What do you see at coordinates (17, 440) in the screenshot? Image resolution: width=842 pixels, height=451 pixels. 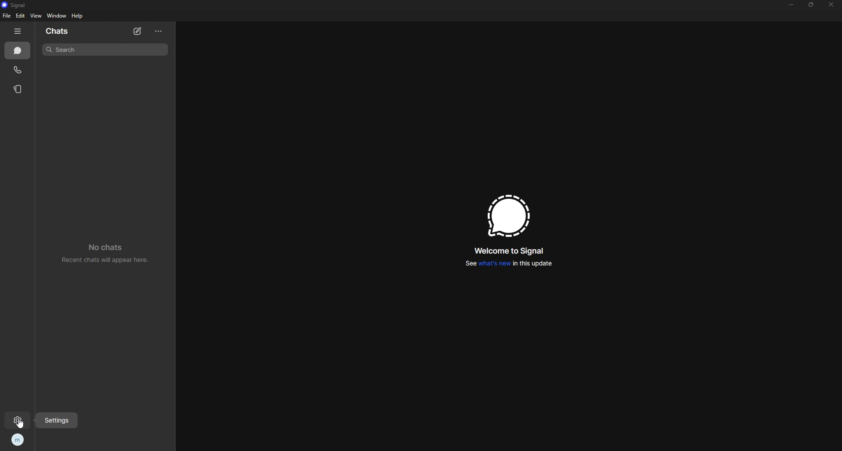 I see `profile` at bounding box center [17, 440].